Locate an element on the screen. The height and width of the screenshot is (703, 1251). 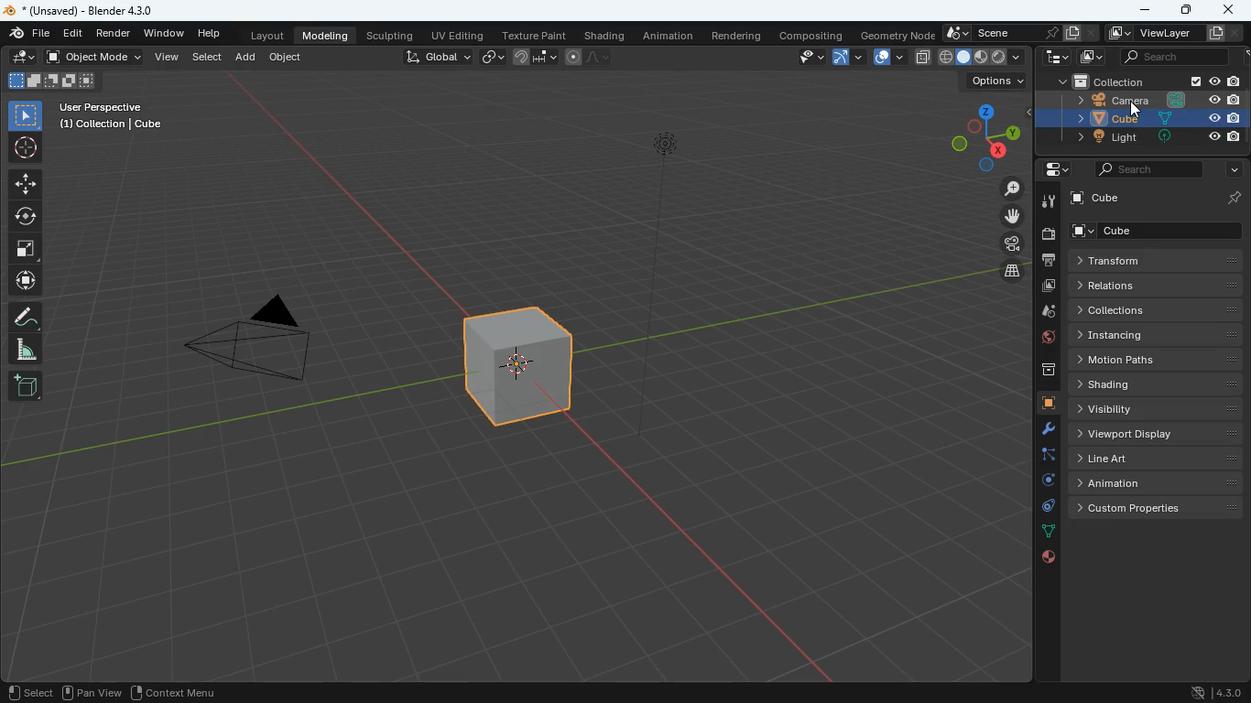
scene is located at coordinates (1003, 33).